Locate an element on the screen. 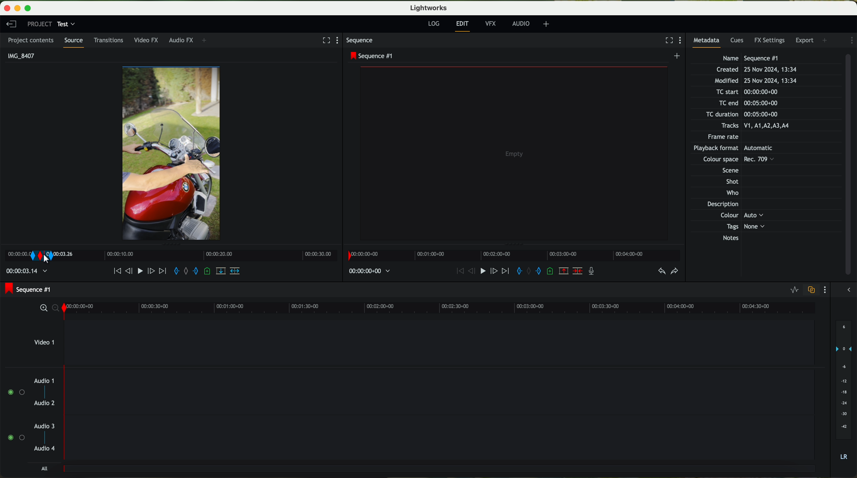 Image resolution: width=857 pixels, height=478 pixels. show settings menu is located at coordinates (826, 290).